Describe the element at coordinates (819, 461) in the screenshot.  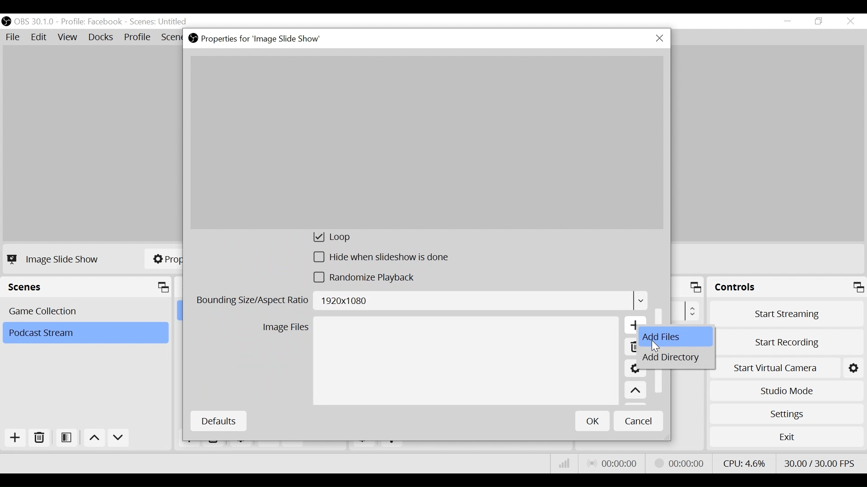
I see `Frame Per Second` at that location.